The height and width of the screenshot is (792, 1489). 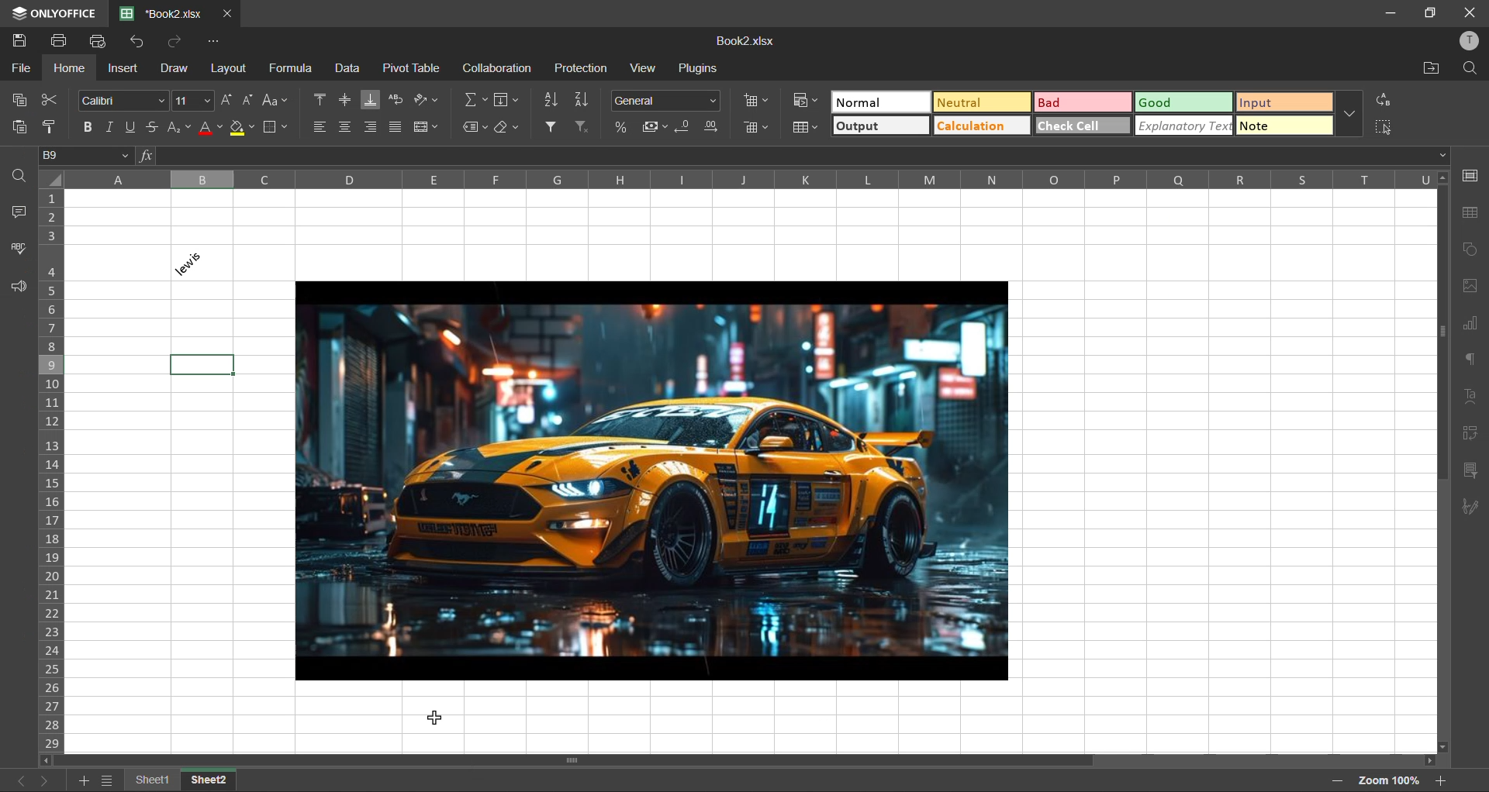 I want to click on output, so click(x=880, y=126).